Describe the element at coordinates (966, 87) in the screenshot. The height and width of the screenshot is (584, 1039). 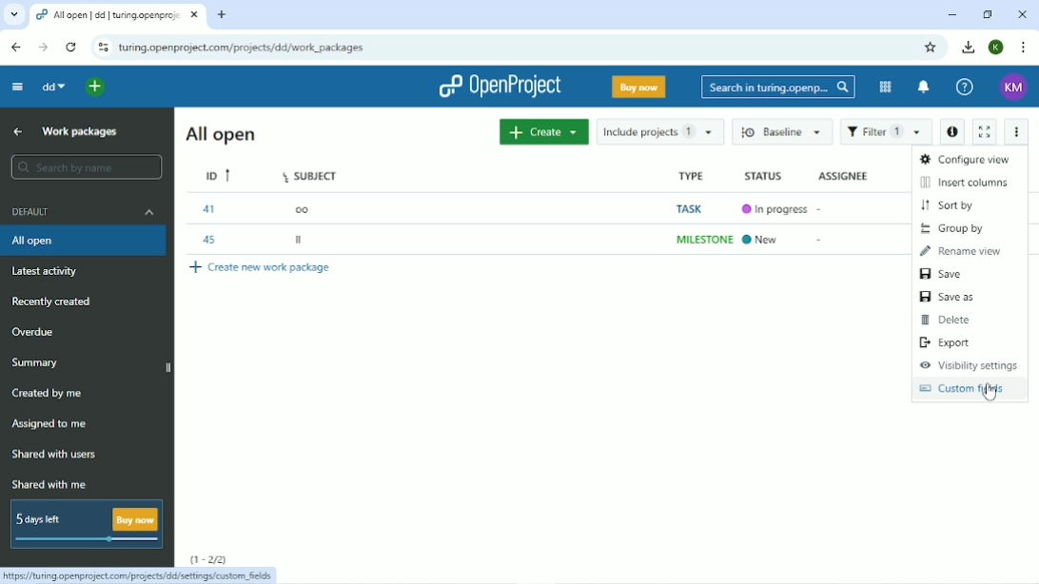
I see `Help` at that location.